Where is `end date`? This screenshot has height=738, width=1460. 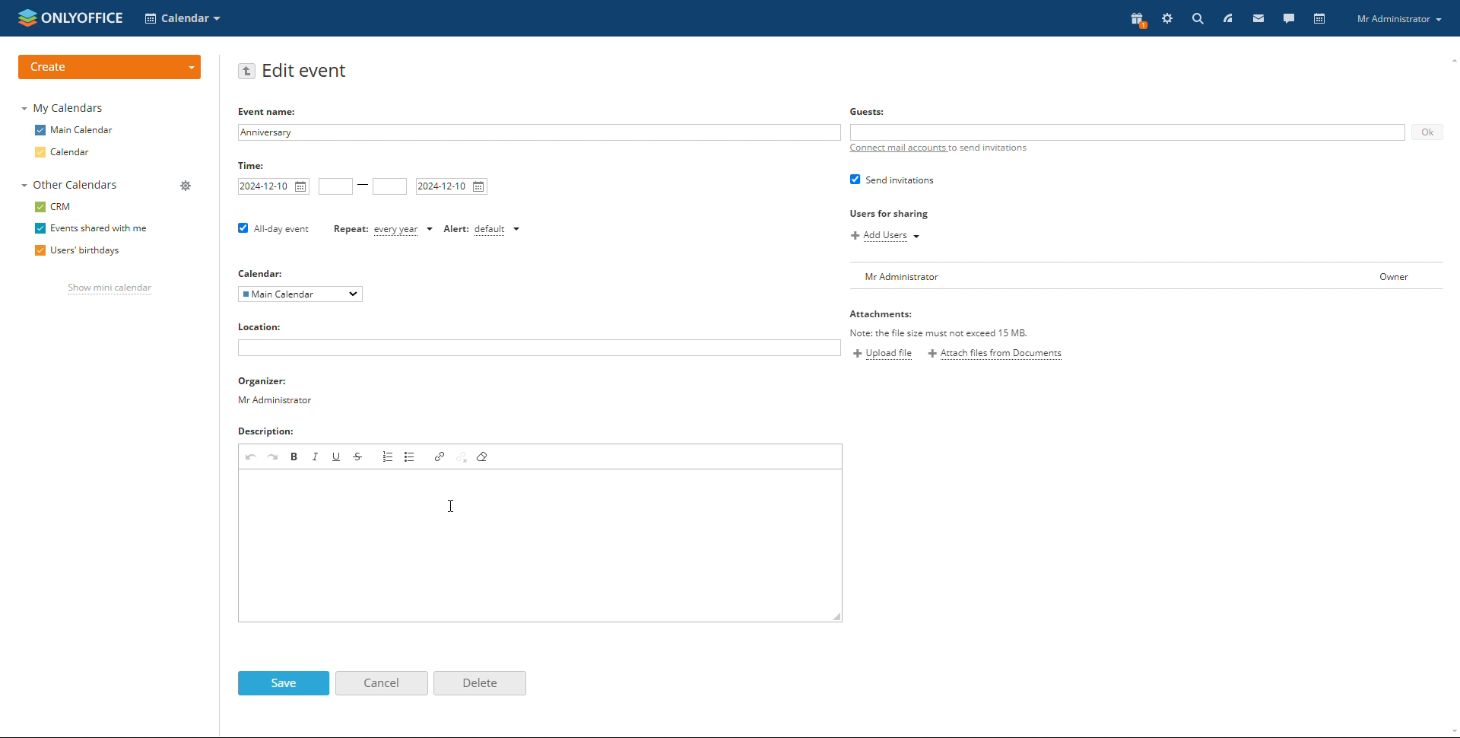 end date is located at coordinates (451, 186).